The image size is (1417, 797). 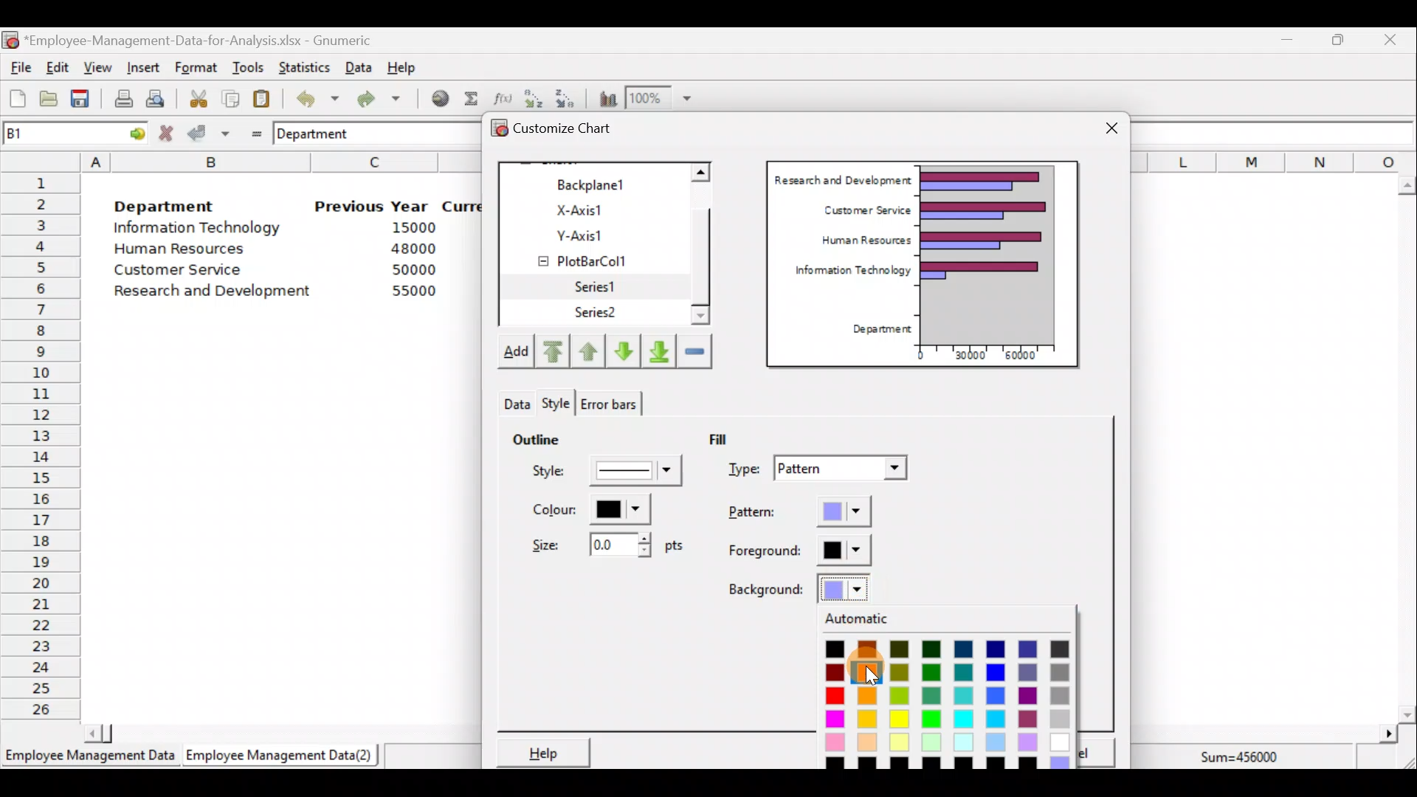 What do you see at coordinates (566, 97) in the screenshot?
I see `Sort in descending order` at bounding box center [566, 97].